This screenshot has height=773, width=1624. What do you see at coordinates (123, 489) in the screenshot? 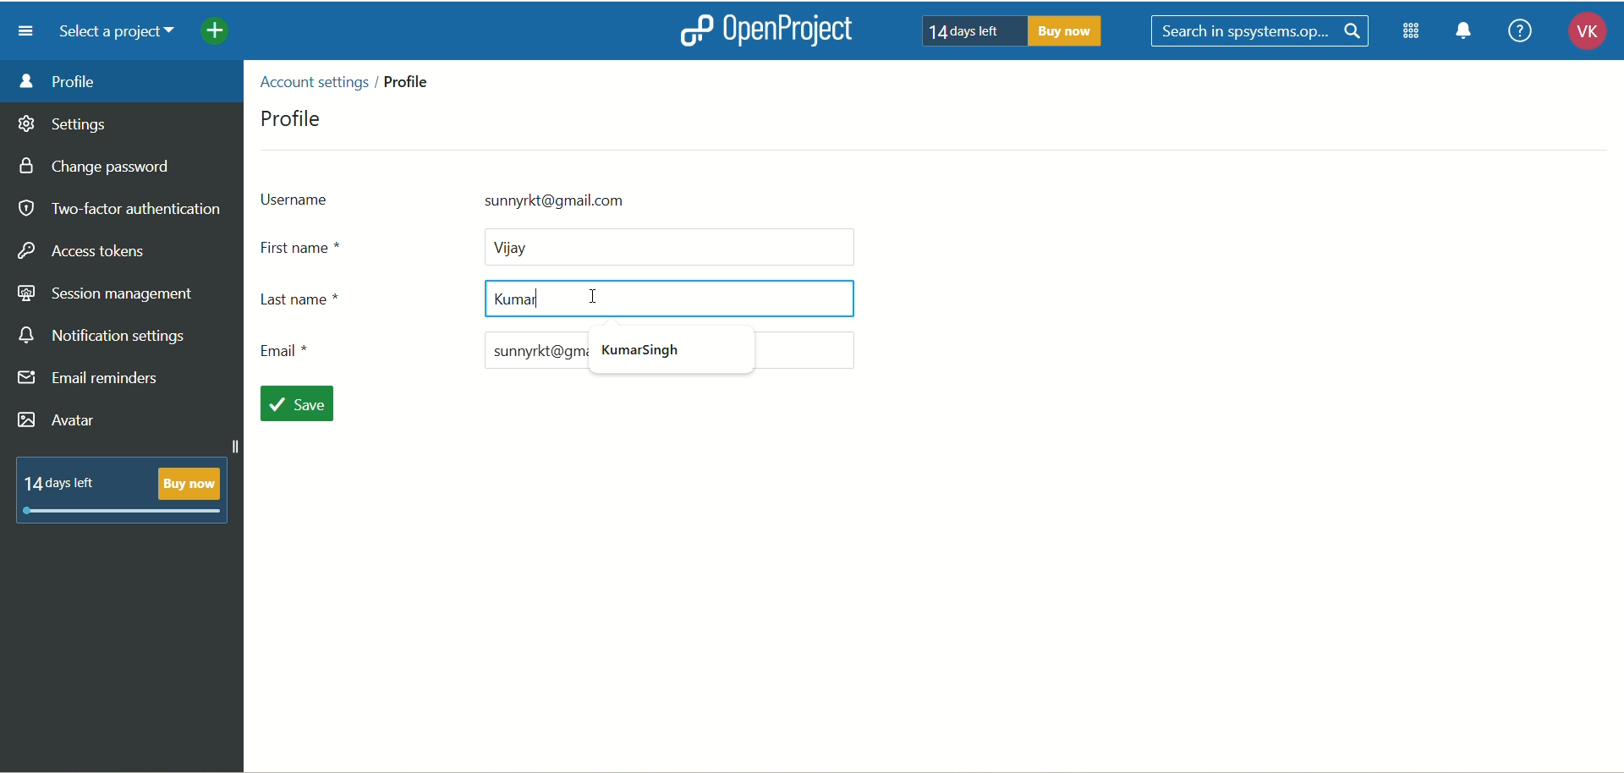
I see `text` at bounding box center [123, 489].